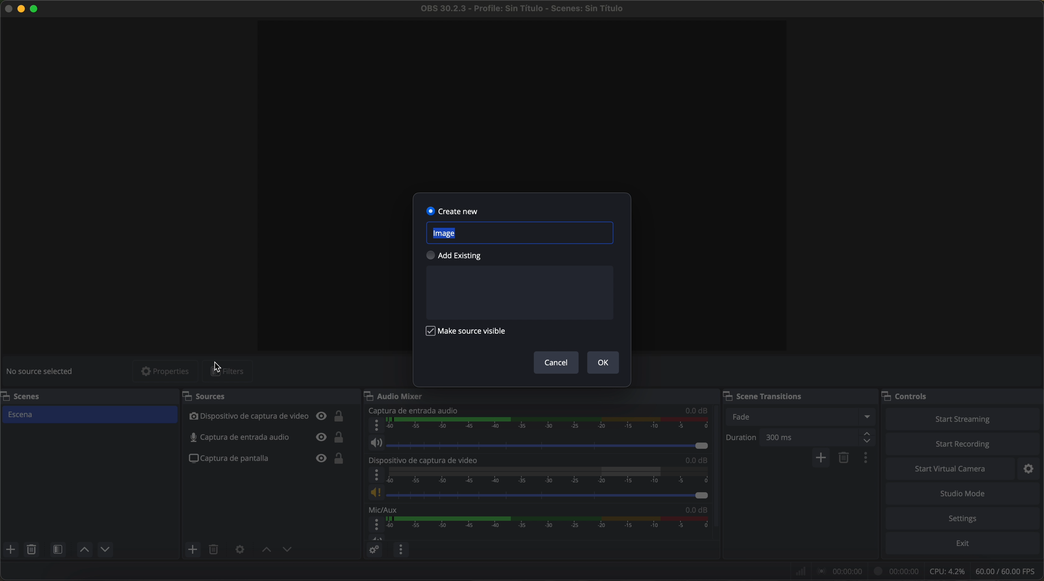 This screenshot has height=581, width=1044. What do you see at coordinates (265, 459) in the screenshot?
I see `screenshot` at bounding box center [265, 459].